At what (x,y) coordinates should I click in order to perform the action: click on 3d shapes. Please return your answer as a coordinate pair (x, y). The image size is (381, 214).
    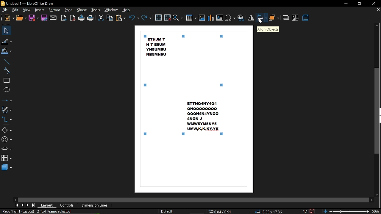
    Looking at the image, I should click on (7, 168).